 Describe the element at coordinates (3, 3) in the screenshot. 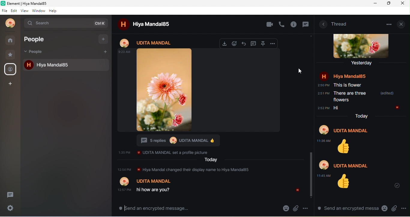

I see `Logo` at that location.